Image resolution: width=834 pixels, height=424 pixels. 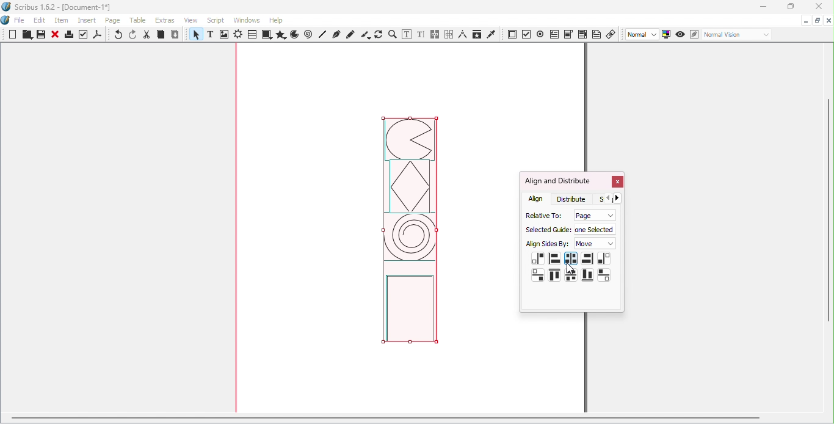 I want to click on Move, so click(x=596, y=244).